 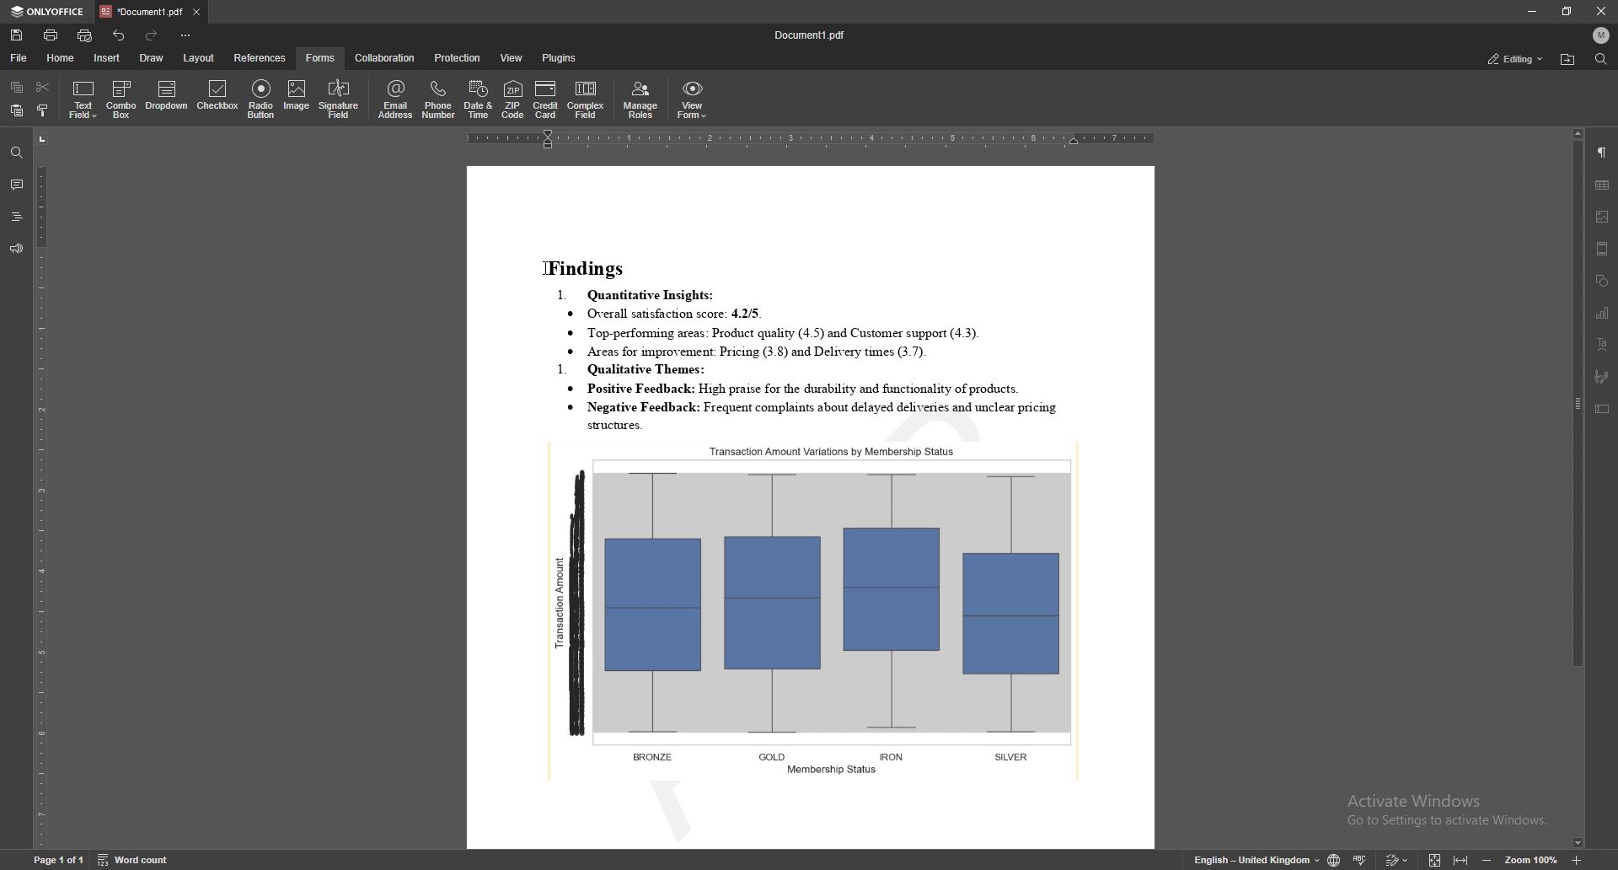 I want to click on header and footer, so click(x=1602, y=249).